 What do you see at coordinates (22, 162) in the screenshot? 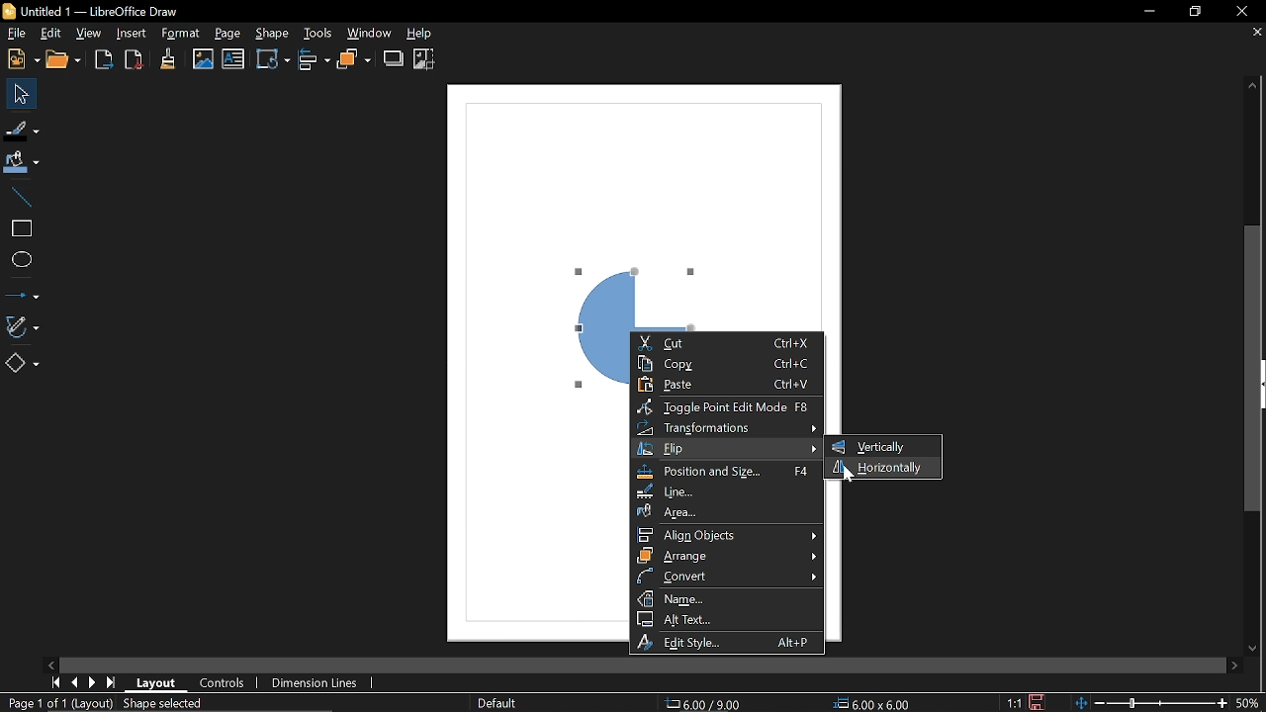
I see `Fill color` at bounding box center [22, 162].